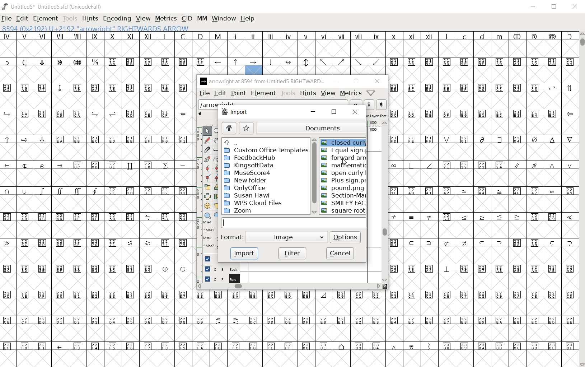 The image size is (585, 367). Describe the element at coordinates (333, 112) in the screenshot. I see `restore` at that location.